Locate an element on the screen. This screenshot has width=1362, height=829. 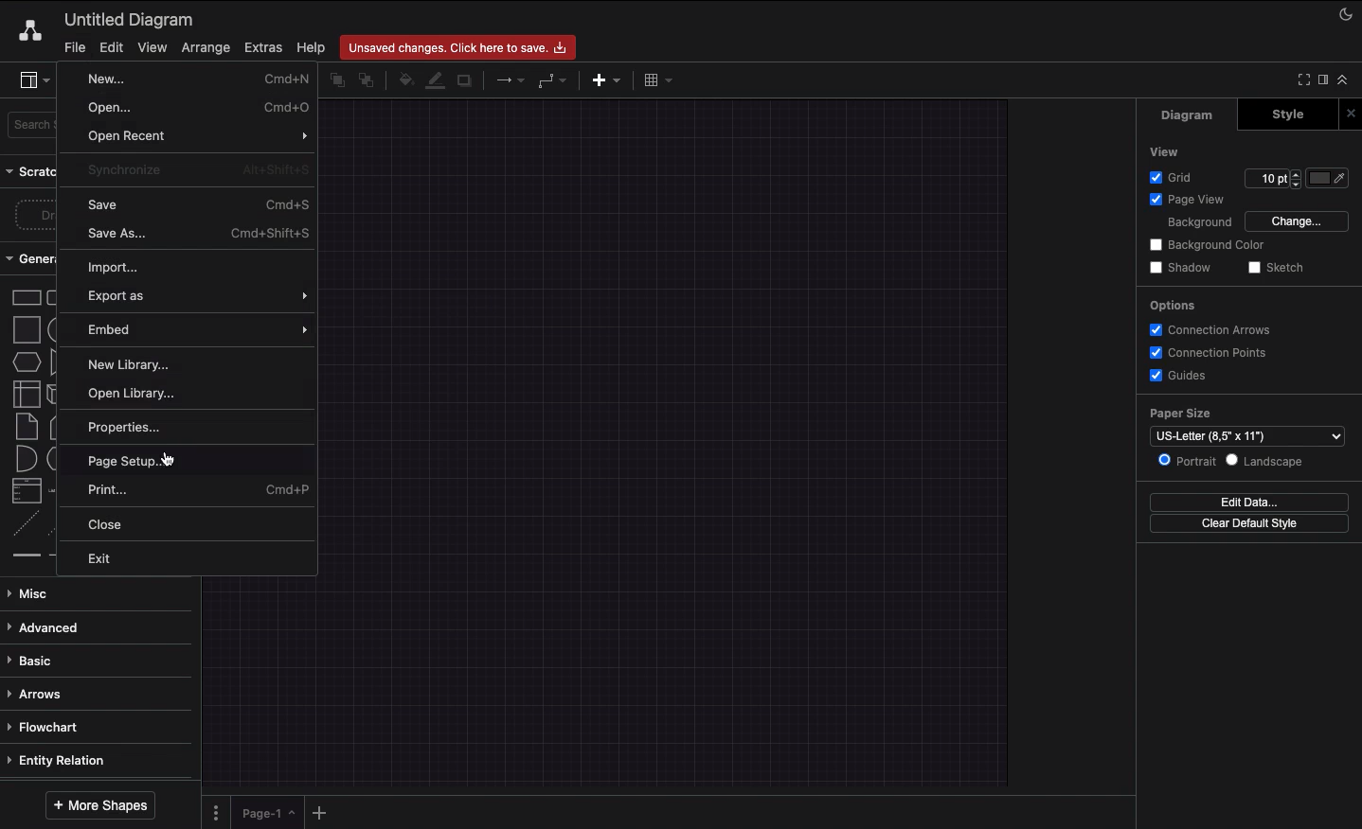
New library  is located at coordinates (134, 363).